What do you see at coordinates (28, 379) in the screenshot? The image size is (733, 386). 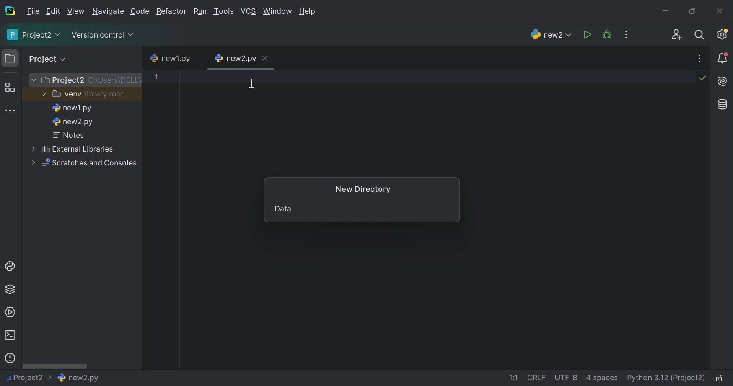 I see `Project2` at bounding box center [28, 379].